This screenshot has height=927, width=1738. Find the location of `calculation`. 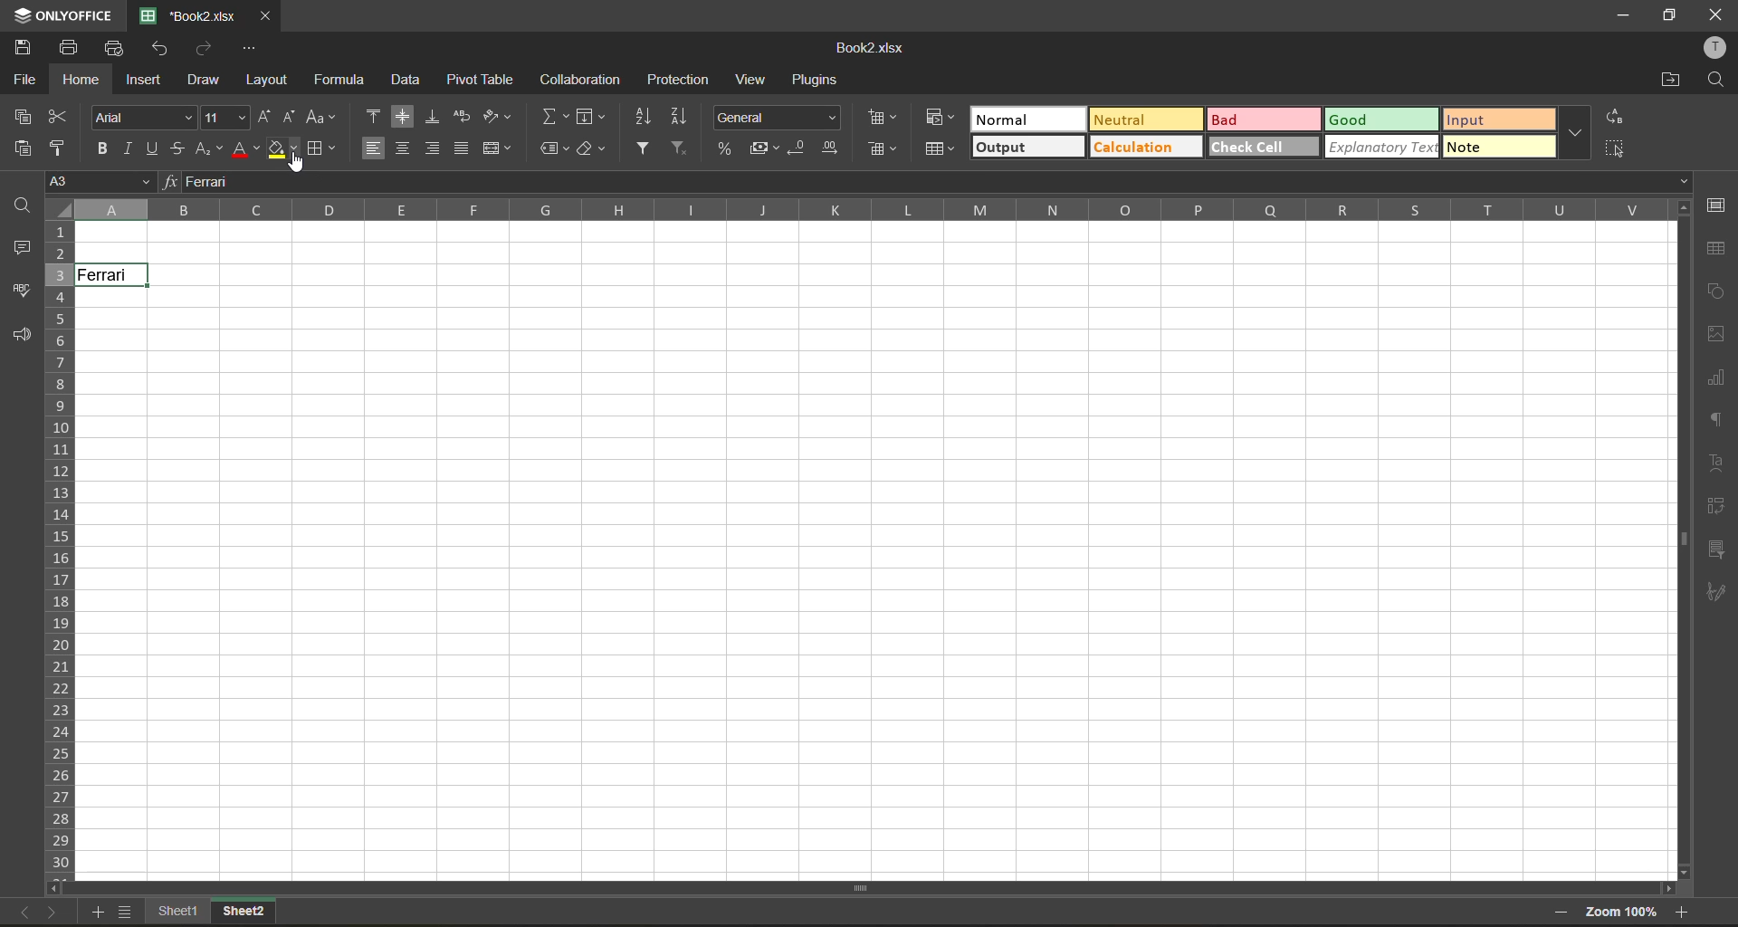

calculation is located at coordinates (1142, 145).